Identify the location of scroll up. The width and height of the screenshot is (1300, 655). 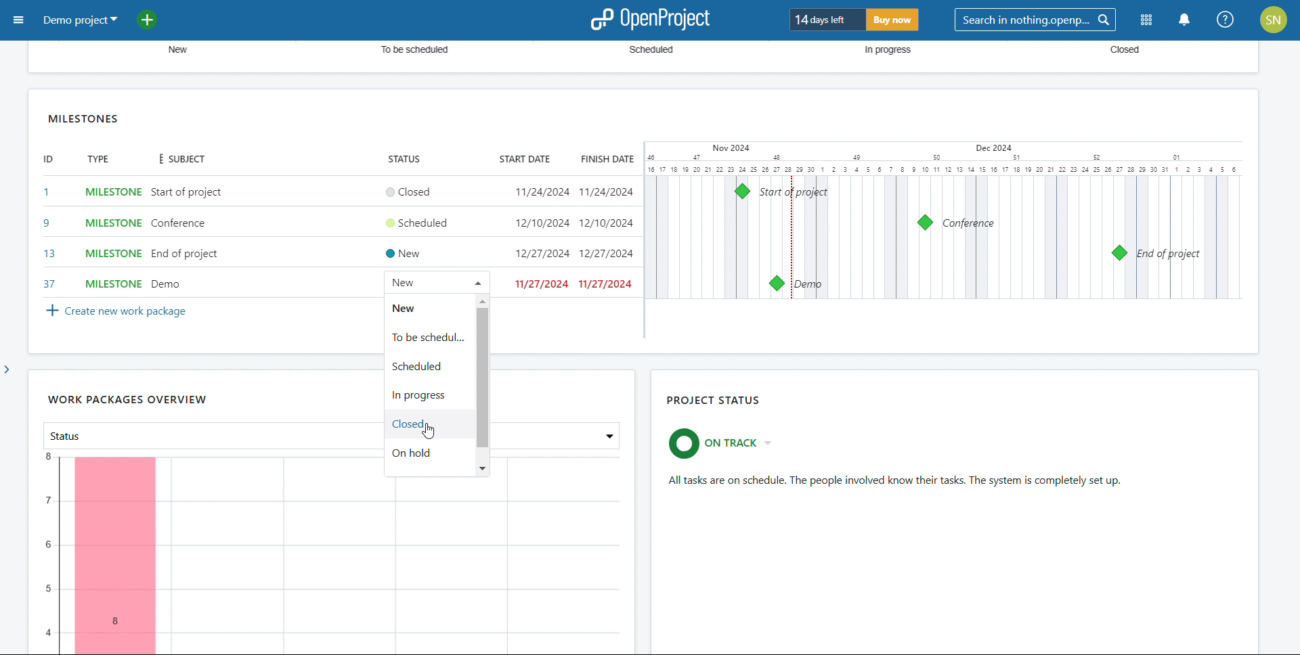
(1292, 46).